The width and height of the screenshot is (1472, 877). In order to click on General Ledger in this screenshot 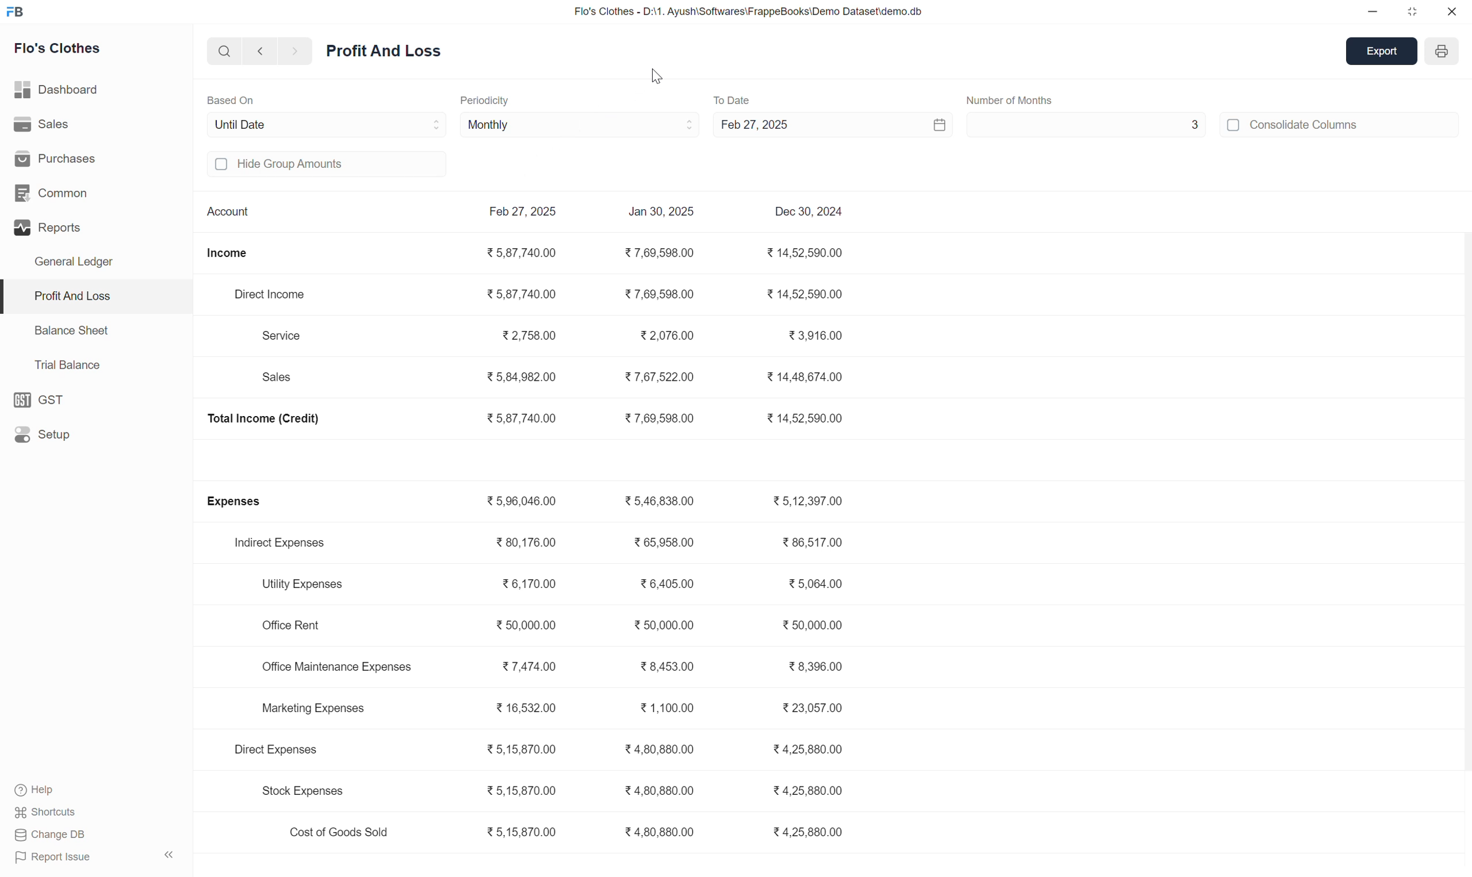, I will do `click(76, 264)`.